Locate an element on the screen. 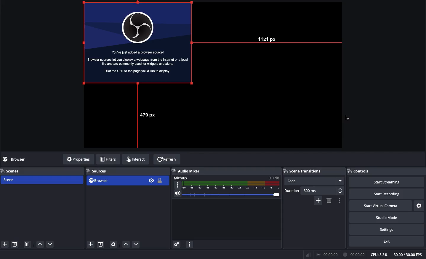  Remove is located at coordinates (329, 200).